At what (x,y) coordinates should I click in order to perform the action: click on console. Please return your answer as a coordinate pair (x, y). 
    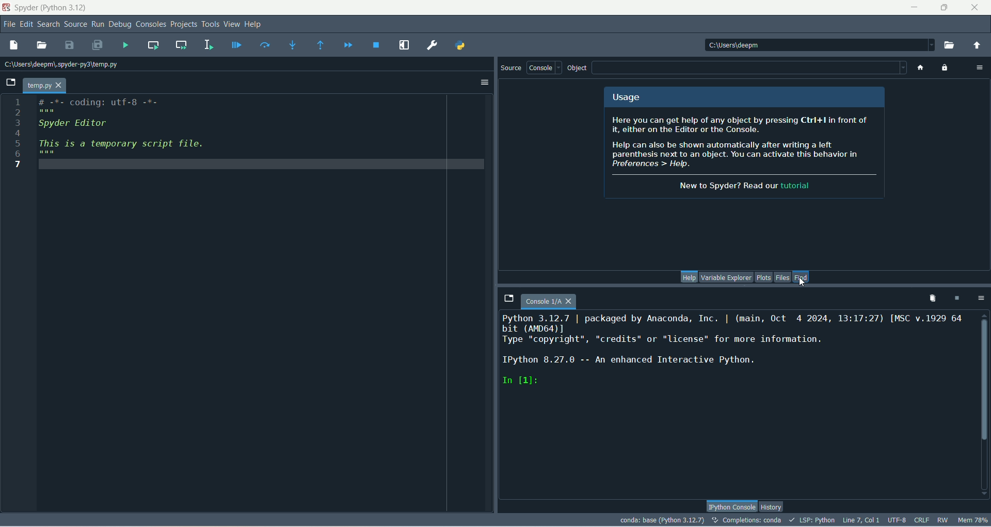
    Looking at the image, I should click on (549, 302).